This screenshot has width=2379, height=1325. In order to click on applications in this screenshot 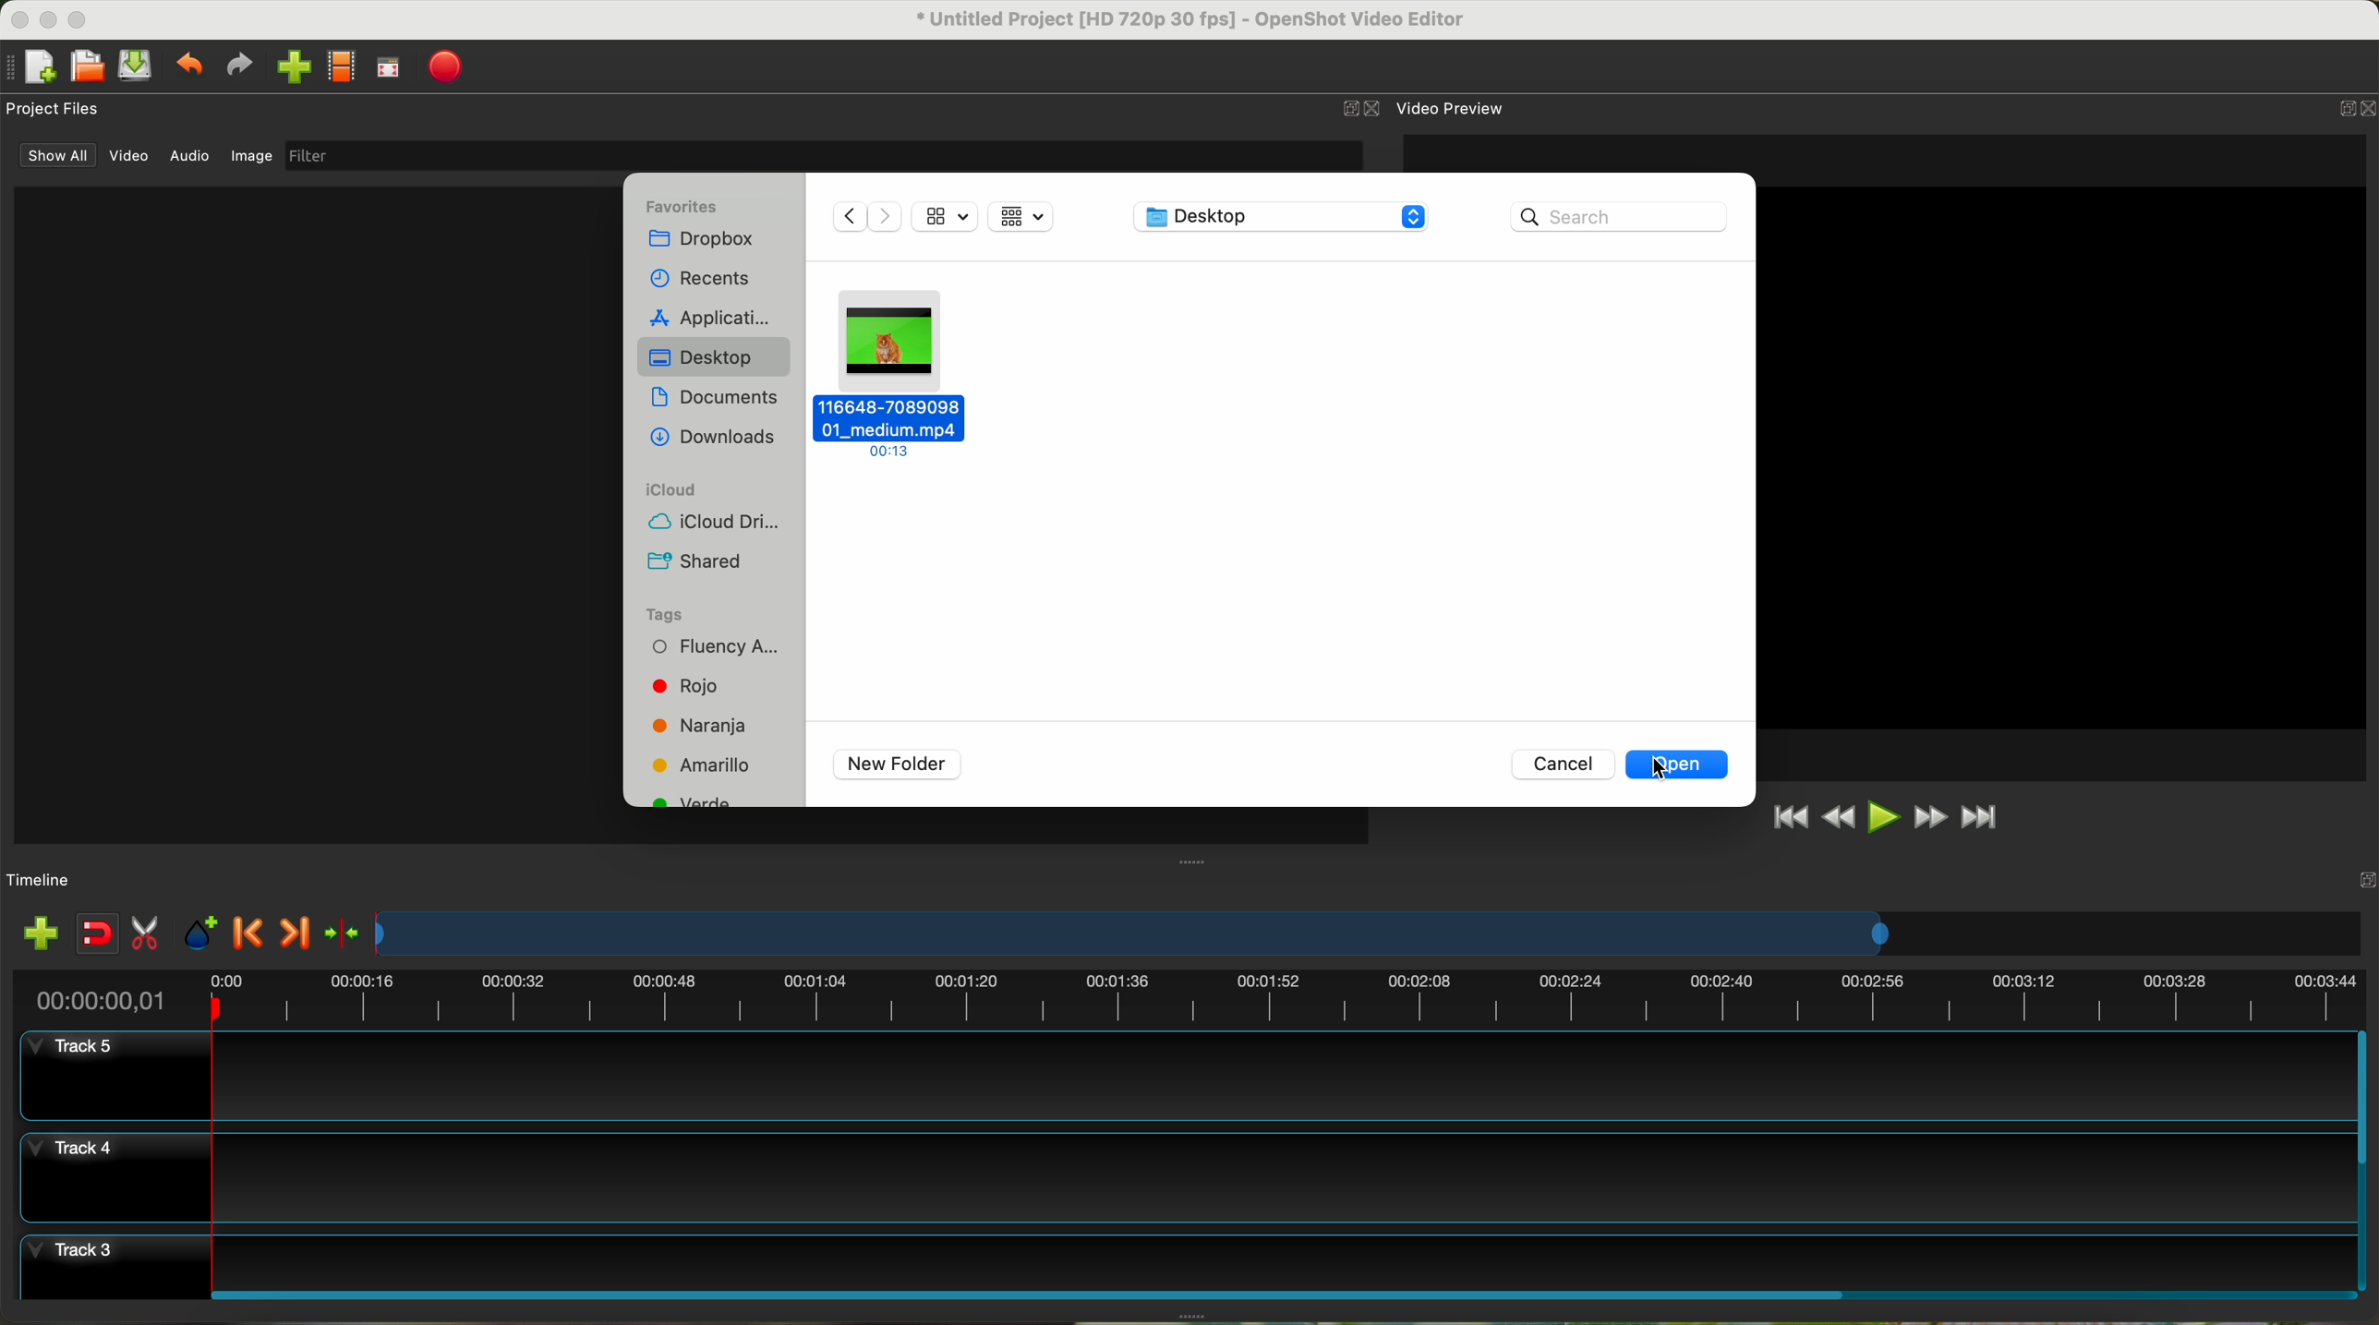, I will do `click(715, 315)`.